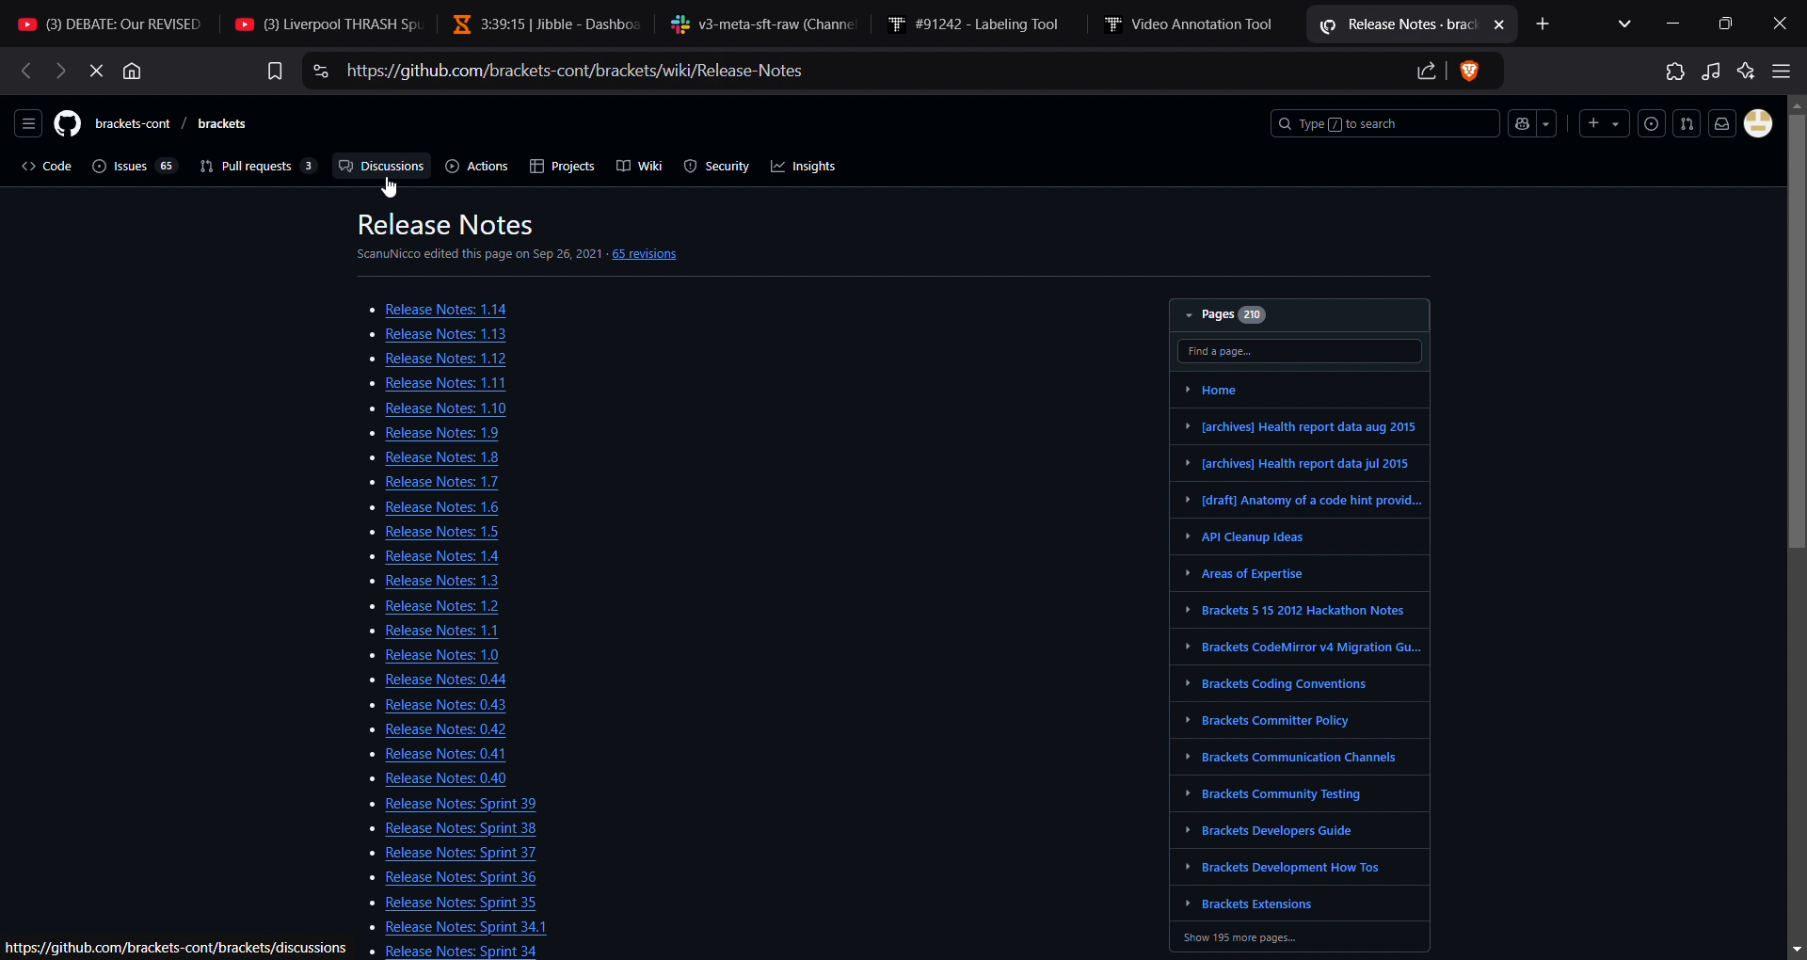 Image resolution: width=1807 pixels, height=960 pixels. Describe the element at coordinates (1674, 22) in the screenshot. I see `minimize` at that location.